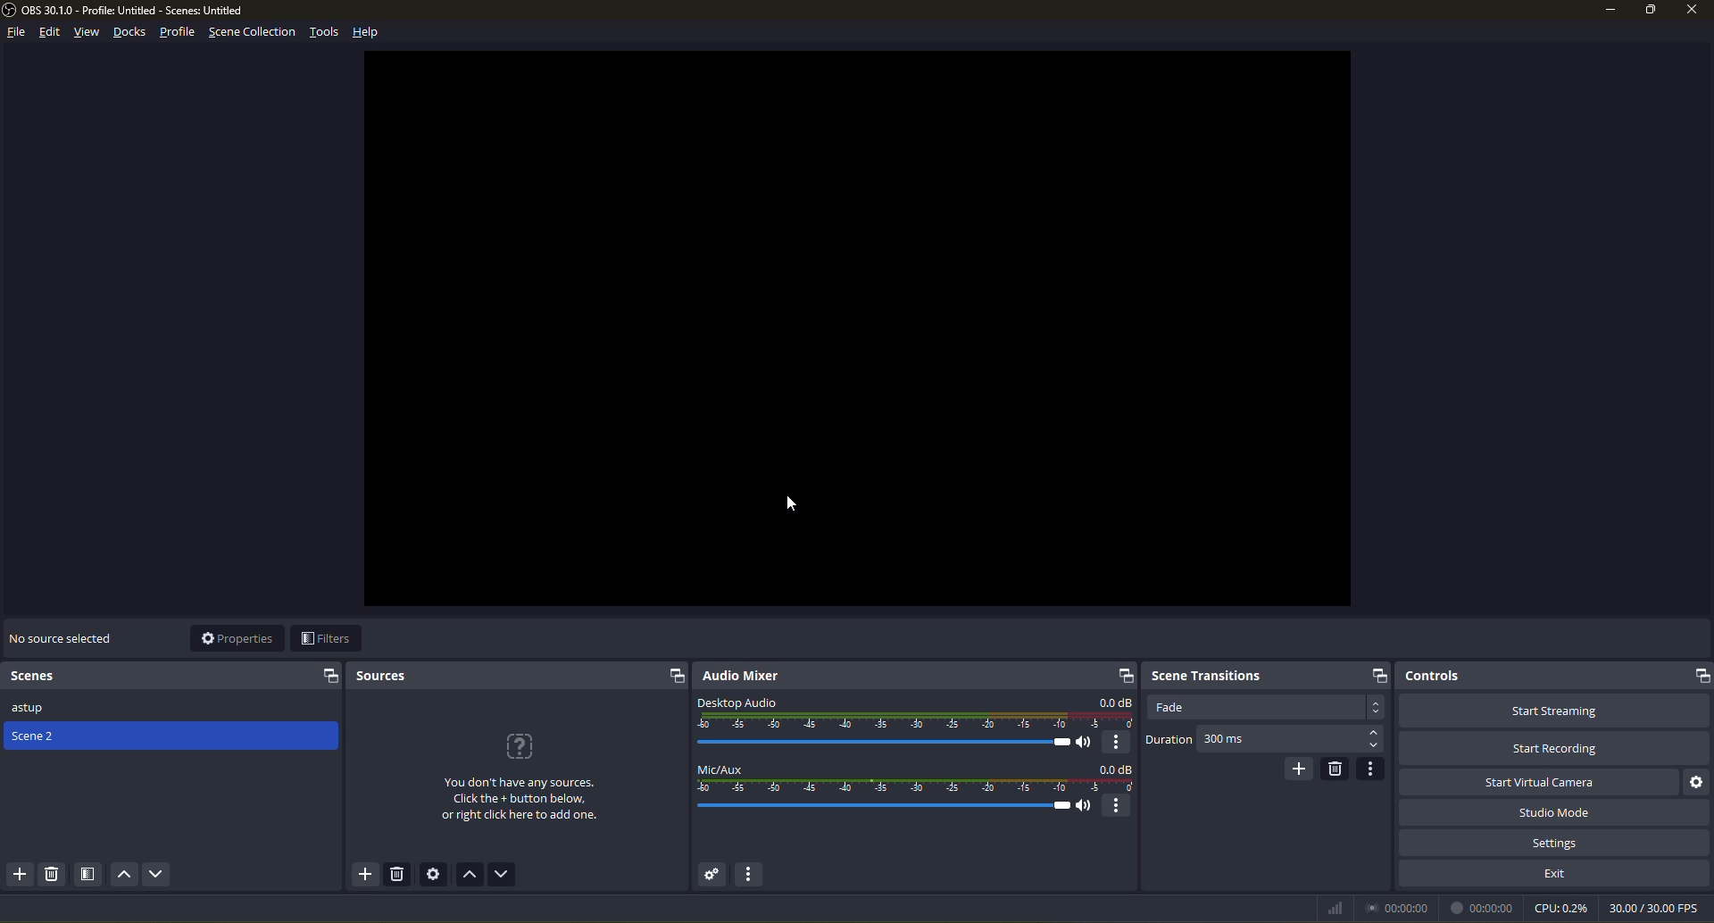 This screenshot has width=1714, height=923. Describe the element at coordinates (20, 874) in the screenshot. I see `add scenes` at that location.